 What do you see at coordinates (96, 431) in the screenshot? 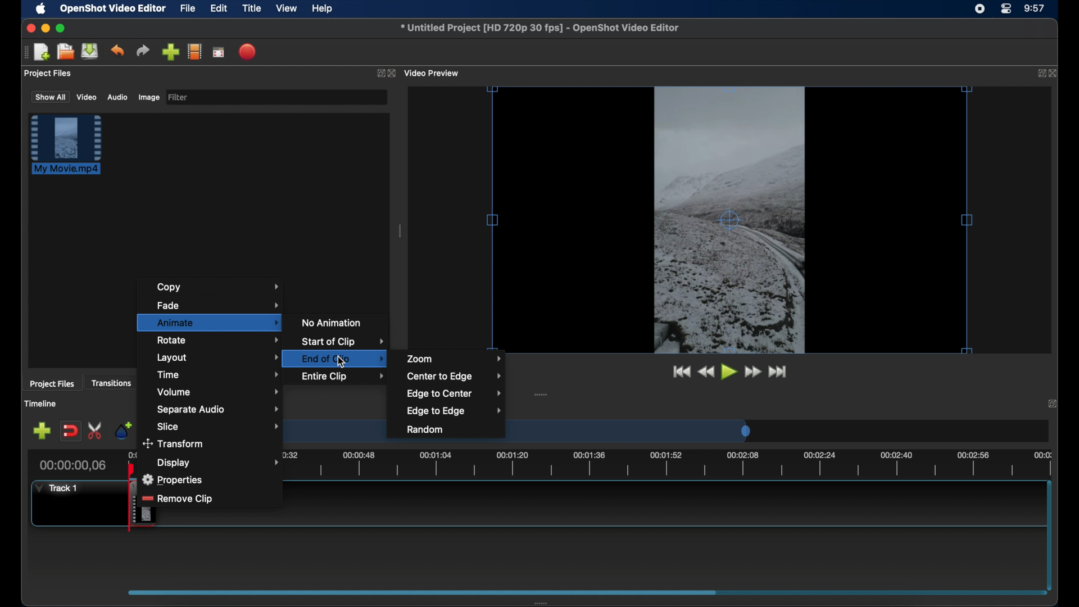
I see `enable razor` at bounding box center [96, 431].